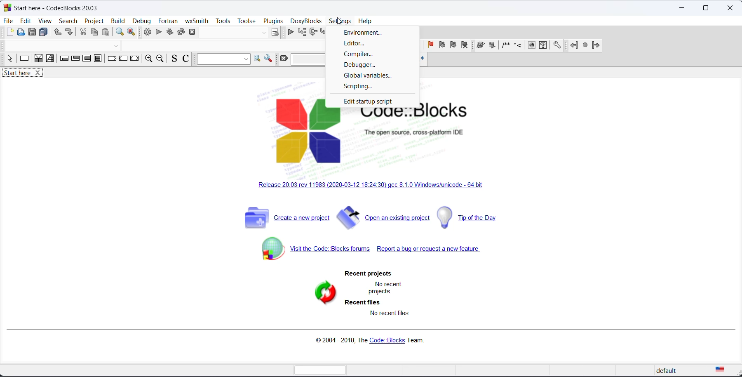  I want to click on toggle comments, so click(186, 59).